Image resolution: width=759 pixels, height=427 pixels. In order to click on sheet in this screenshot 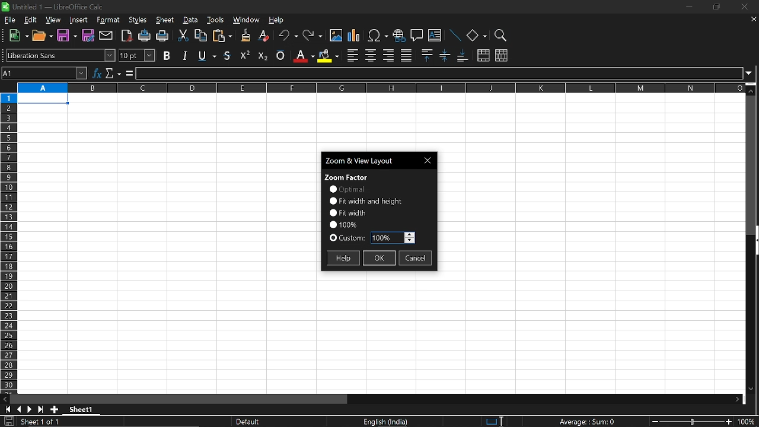, I will do `click(165, 21)`.